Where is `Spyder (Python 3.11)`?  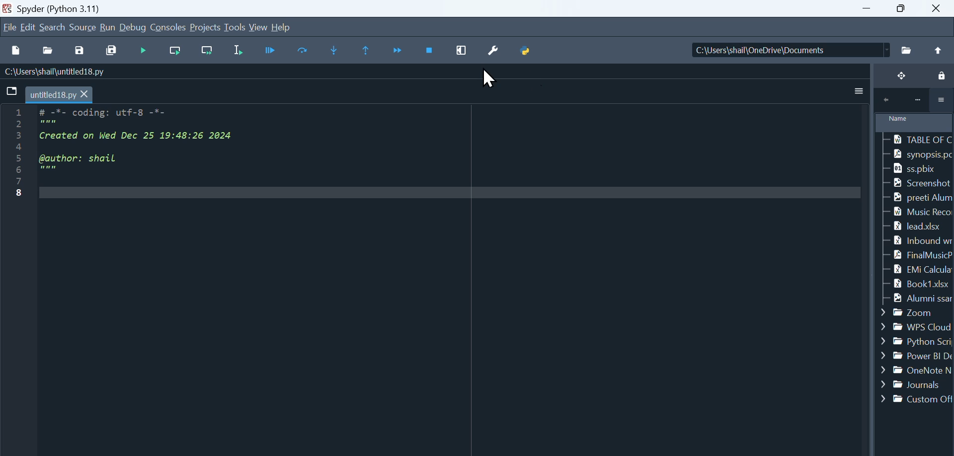 Spyder (Python 3.11) is located at coordinates (87, 8).